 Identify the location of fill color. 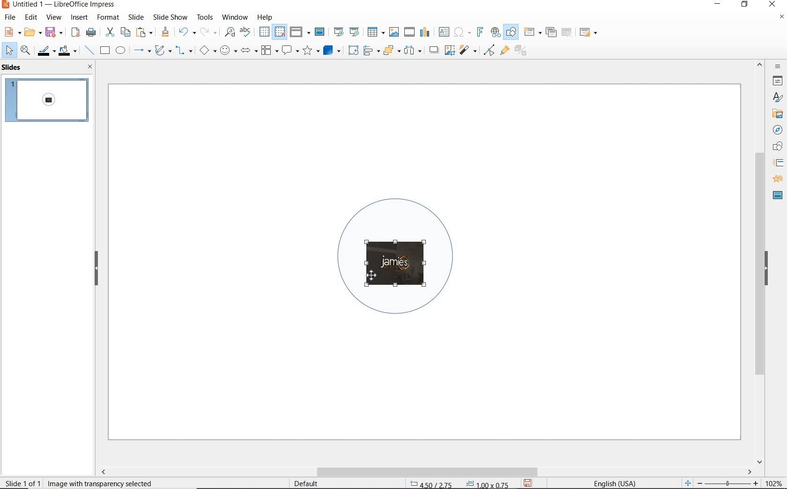
(69, 51).